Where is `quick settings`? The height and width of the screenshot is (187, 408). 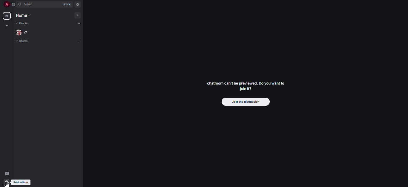
quick settings is located at coordinates (22, 182).